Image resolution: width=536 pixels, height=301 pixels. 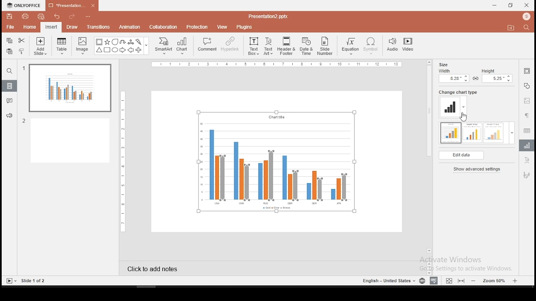 I want to click on draw, so click(x=72, y=27).